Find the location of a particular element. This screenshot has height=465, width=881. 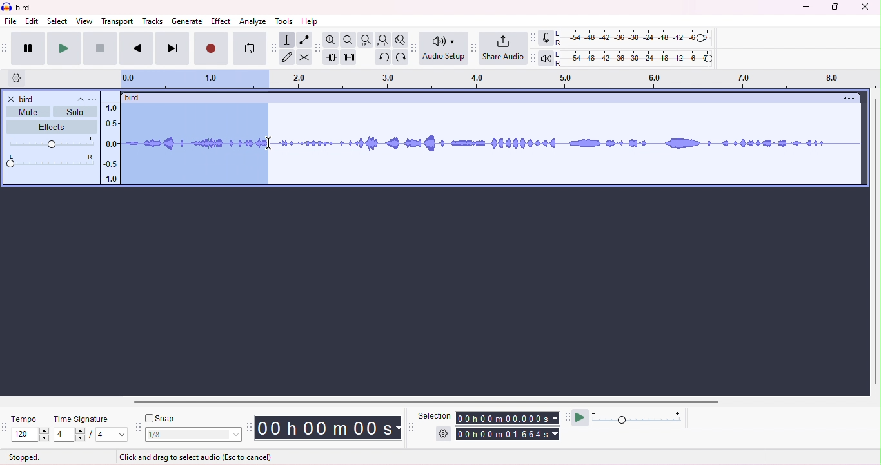

time signature toolbar is located at coordinates (6, 424).